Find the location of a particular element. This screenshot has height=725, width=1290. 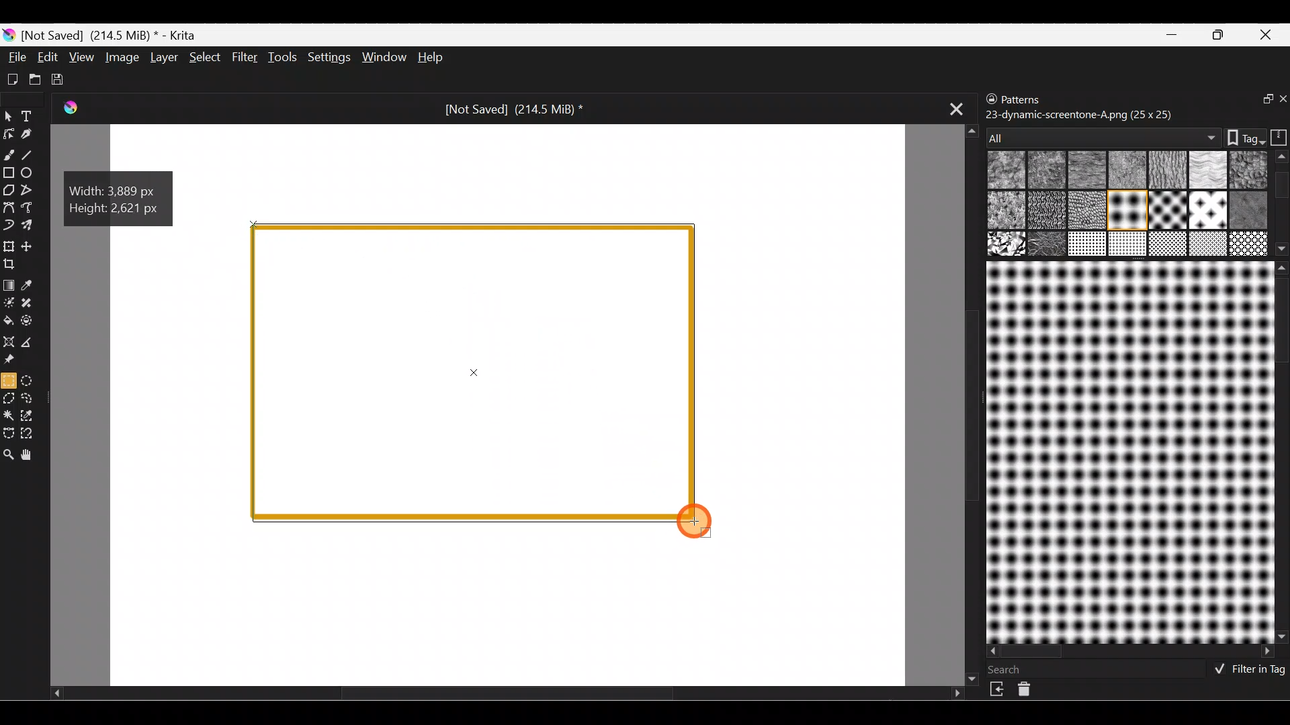

[Not Saved] (214.5 MiB) * is located at coordinates (513, 110).